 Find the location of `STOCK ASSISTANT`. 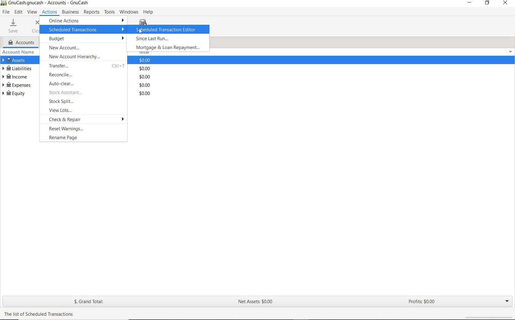

STOCK ASSISTANT is located at coordinates (86, 93).